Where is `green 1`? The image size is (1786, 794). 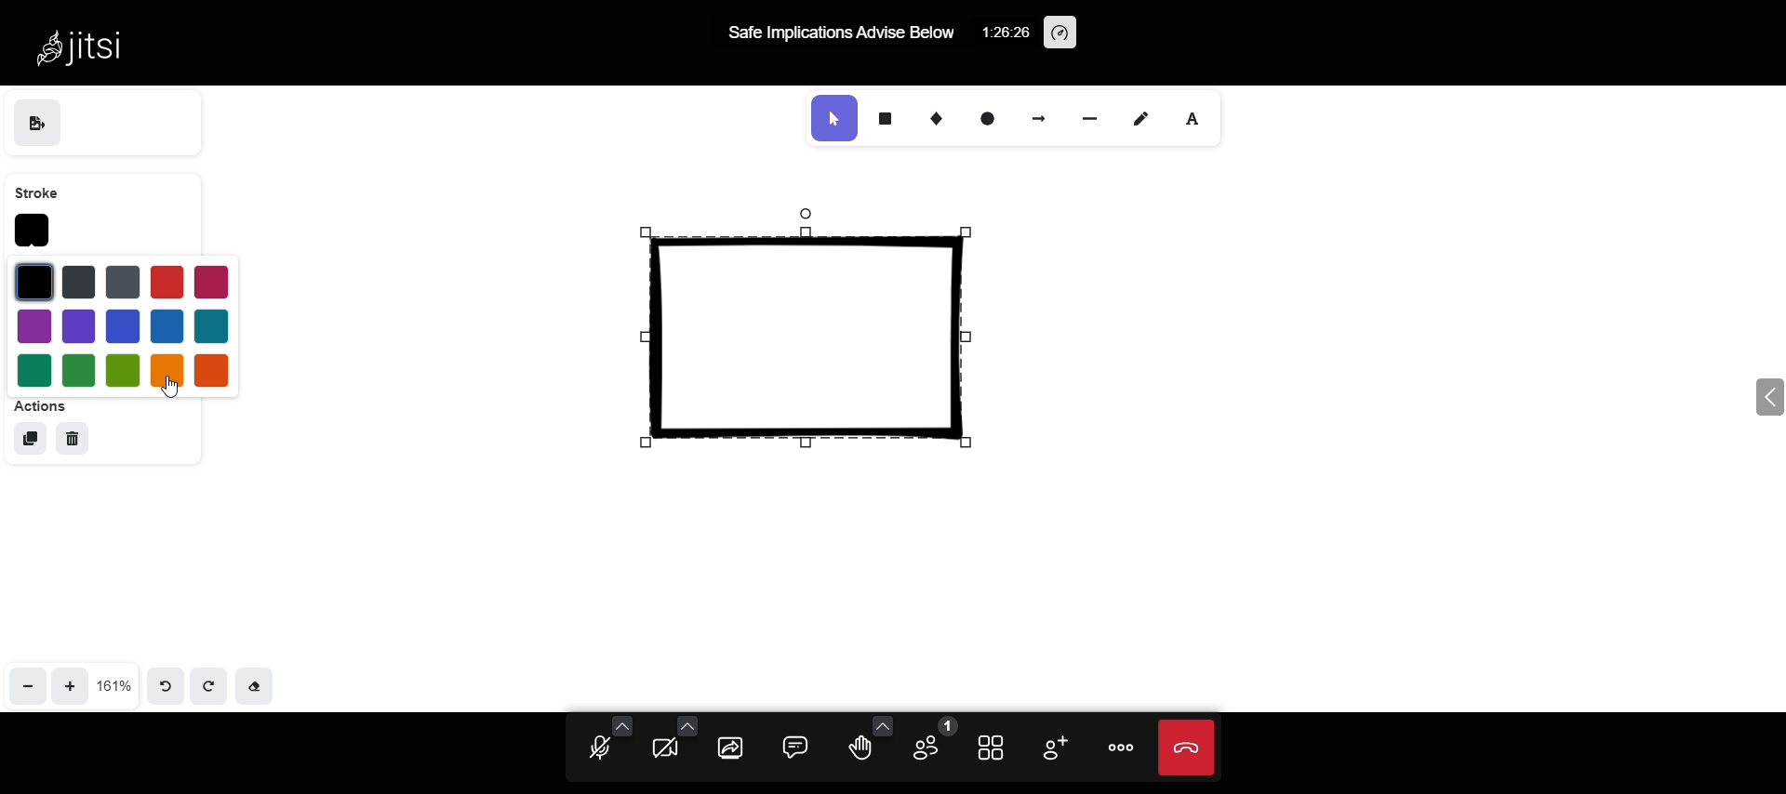 green 1 is located at coordinates (28, 369).